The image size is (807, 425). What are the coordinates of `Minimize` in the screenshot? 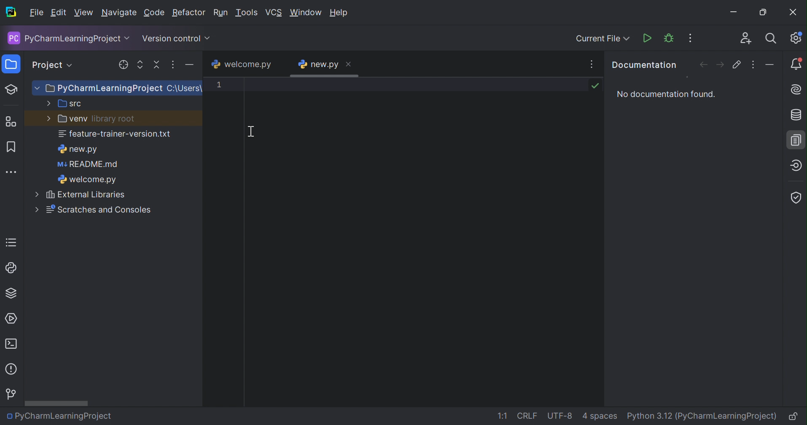 It's located at (735, 12).